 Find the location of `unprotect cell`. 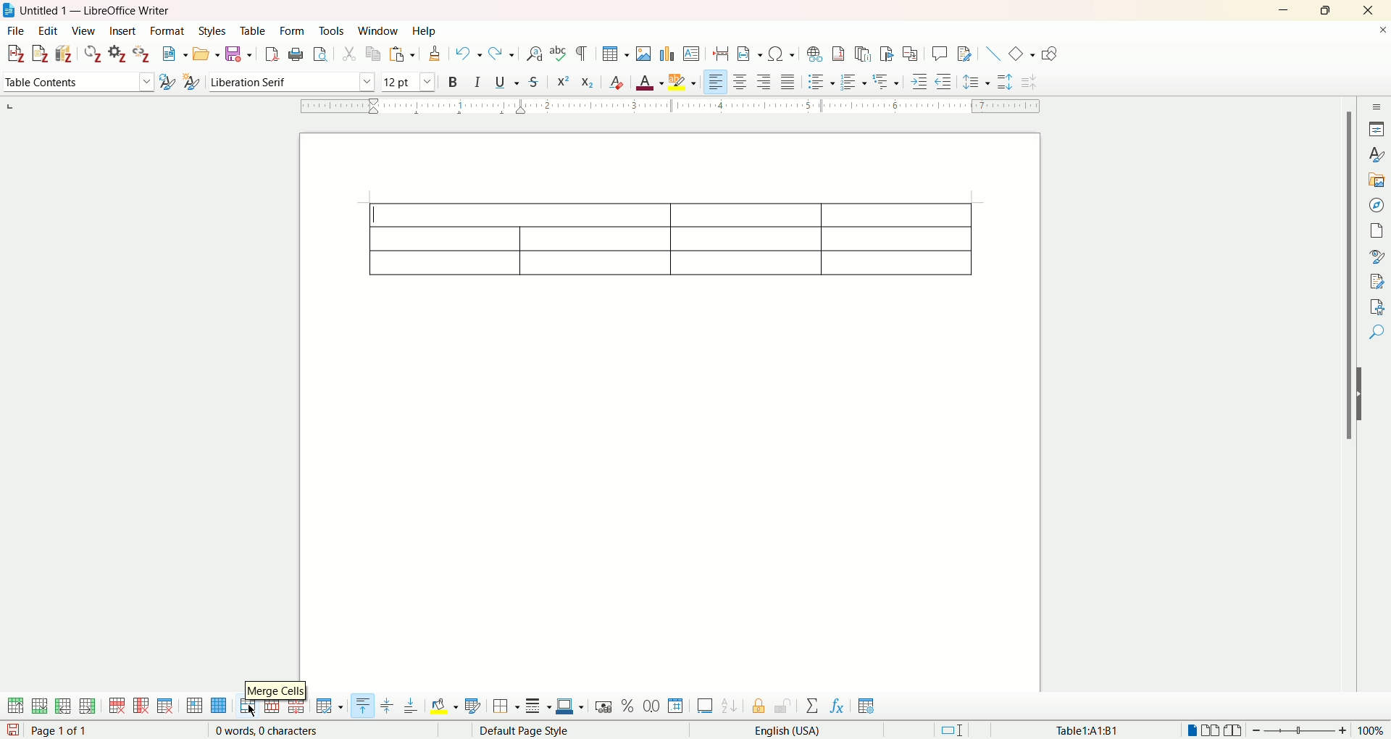

unprotect cell is located at coordinates (782, 704).